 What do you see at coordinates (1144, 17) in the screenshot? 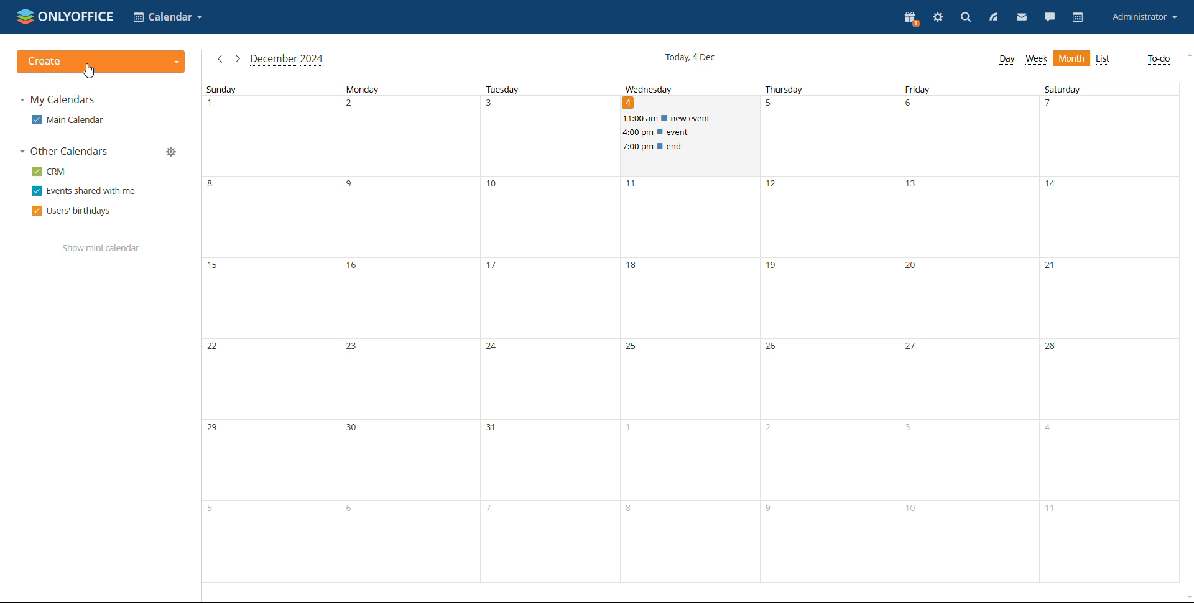
I see `account` at bounding box center [1144, 17].